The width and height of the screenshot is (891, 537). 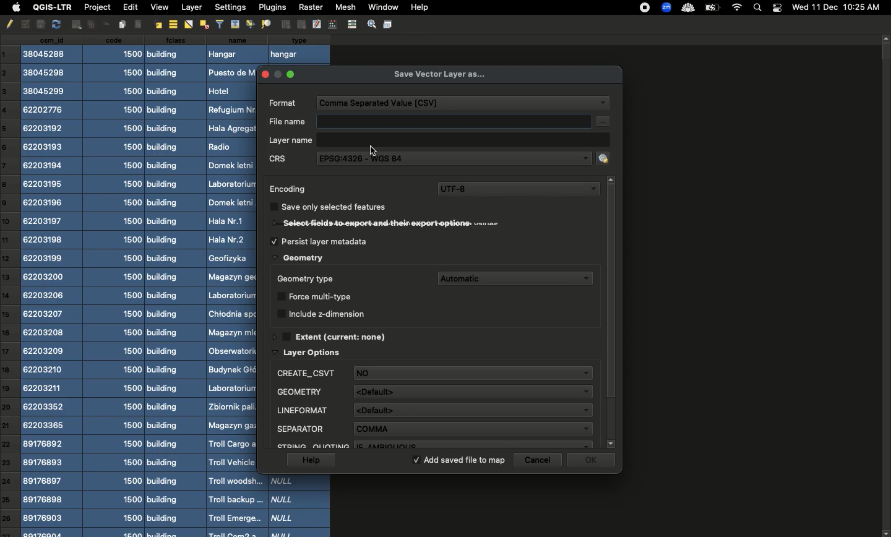 What do you see at coordinates (712, 8) in the screenshot?
I see `Charge` at bounding box center [712, 8].